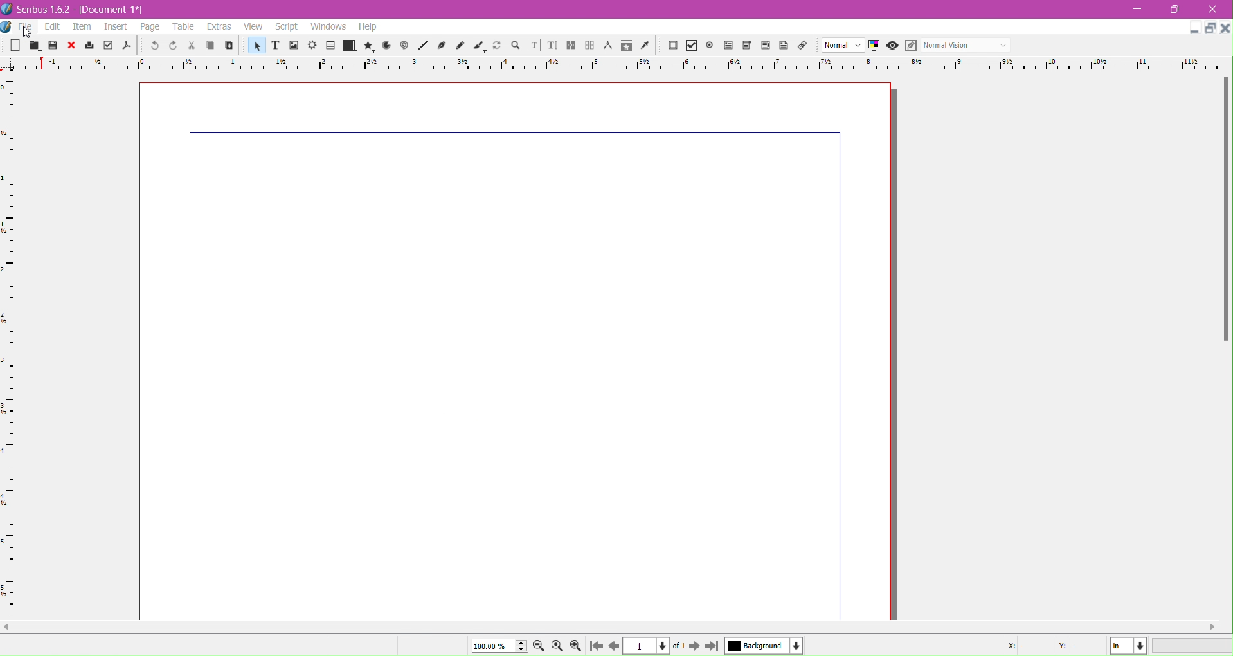 This screenshot has height=656, width=1233. What do you see at coordinates (595, 647) in the screenshot?
I see `go to start page` at bounding box center [595, 647].